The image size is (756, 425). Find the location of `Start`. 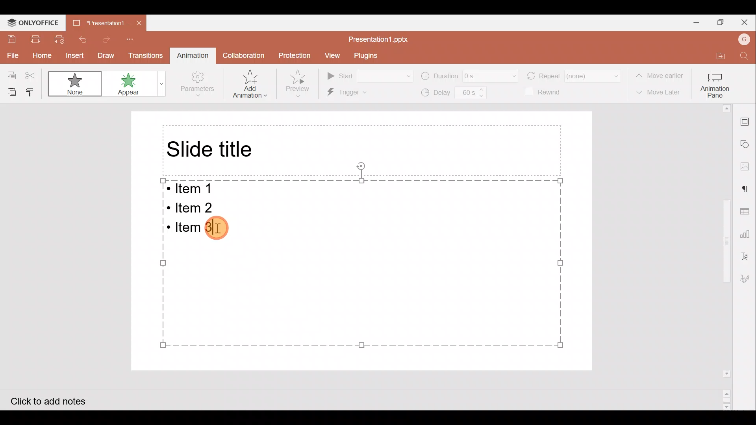

Start is located at coordinates (370, 75).